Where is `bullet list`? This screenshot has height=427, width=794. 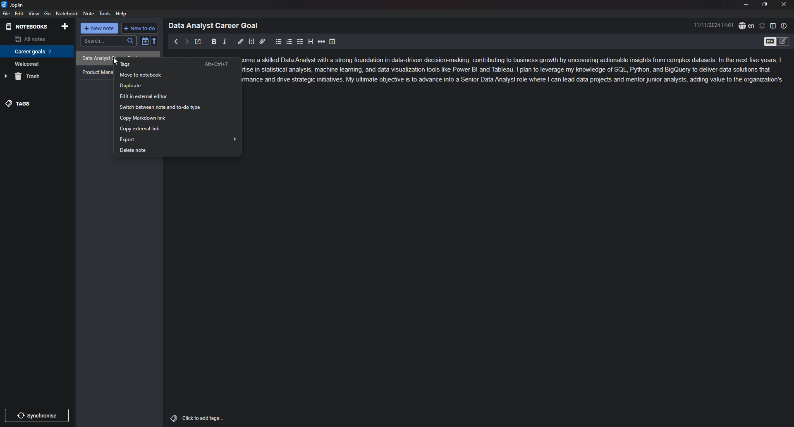
bullet list is located at coordinates (278, 42).